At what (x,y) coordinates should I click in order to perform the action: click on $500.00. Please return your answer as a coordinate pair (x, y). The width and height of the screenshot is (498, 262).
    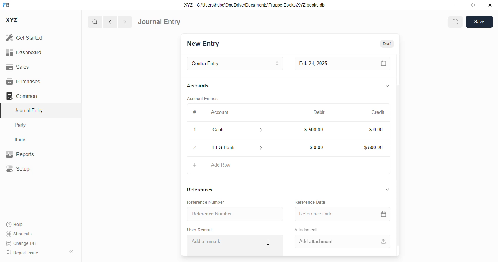
    Looking at the image, I should click on (373, 147).